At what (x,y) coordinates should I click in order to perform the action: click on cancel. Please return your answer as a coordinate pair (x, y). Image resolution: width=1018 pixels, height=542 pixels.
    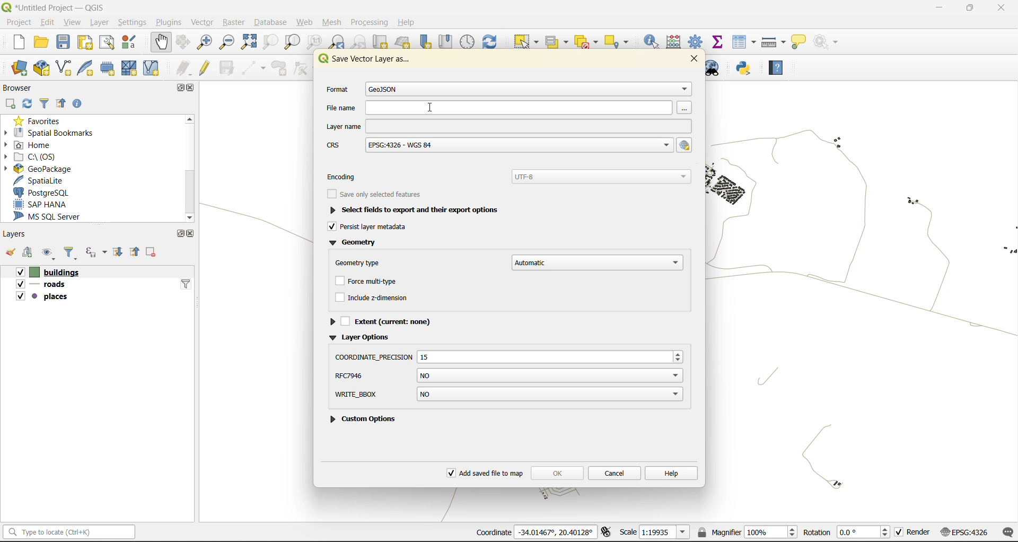
    Looking at the image, I should click on (614, 472).